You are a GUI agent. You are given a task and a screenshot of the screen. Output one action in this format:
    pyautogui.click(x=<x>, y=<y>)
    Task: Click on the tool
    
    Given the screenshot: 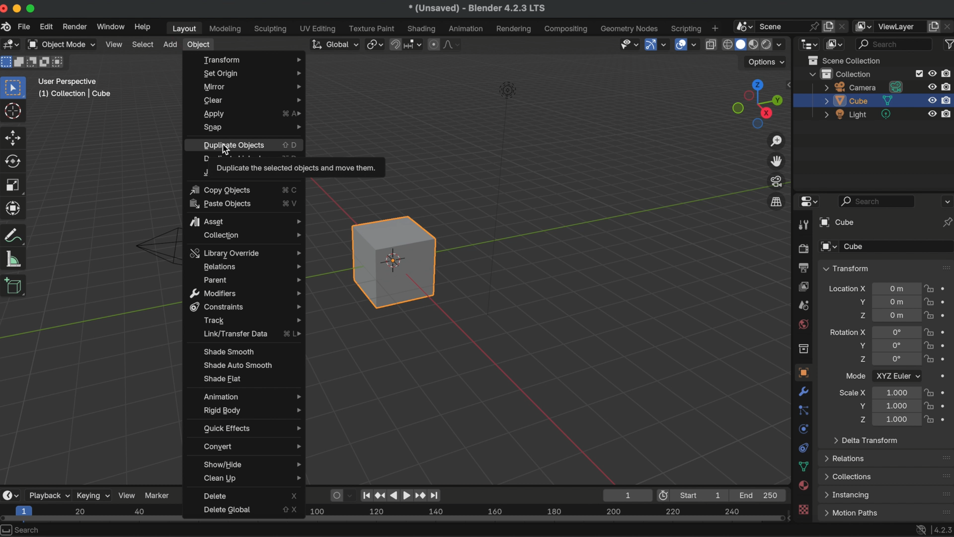 What is the action you would take?
    pyautogui.click(x=802, y=226)
    